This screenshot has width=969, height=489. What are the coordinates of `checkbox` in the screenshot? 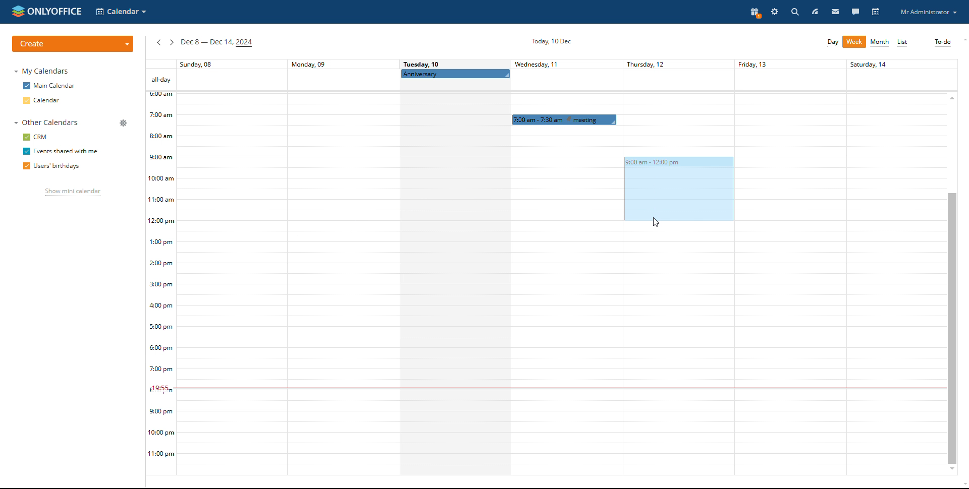 It's located at (26, 151).